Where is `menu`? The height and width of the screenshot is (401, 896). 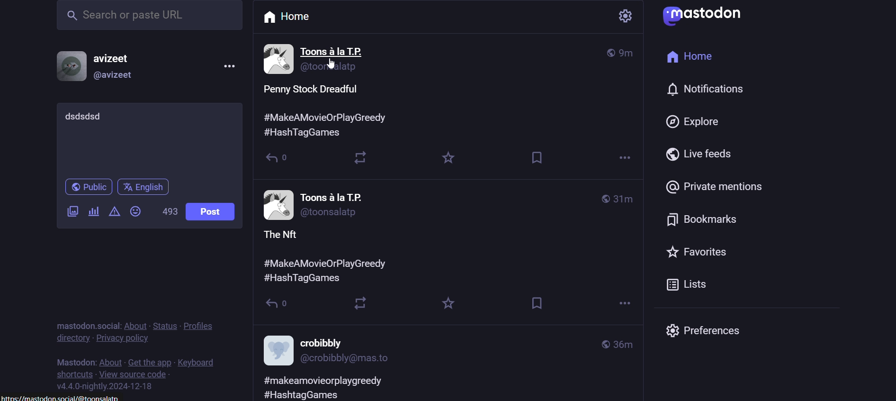 menu is located at coordinates (228, 67).